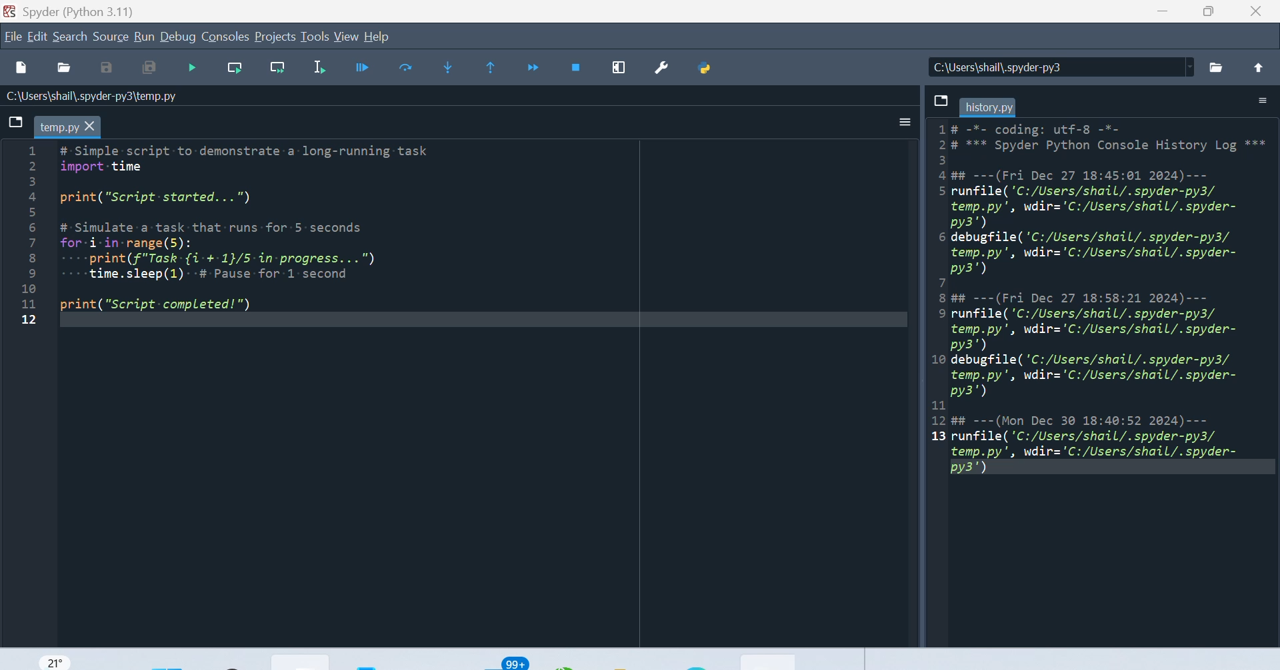  I want to click on Run current line and go to the next one, so click(276, 66).